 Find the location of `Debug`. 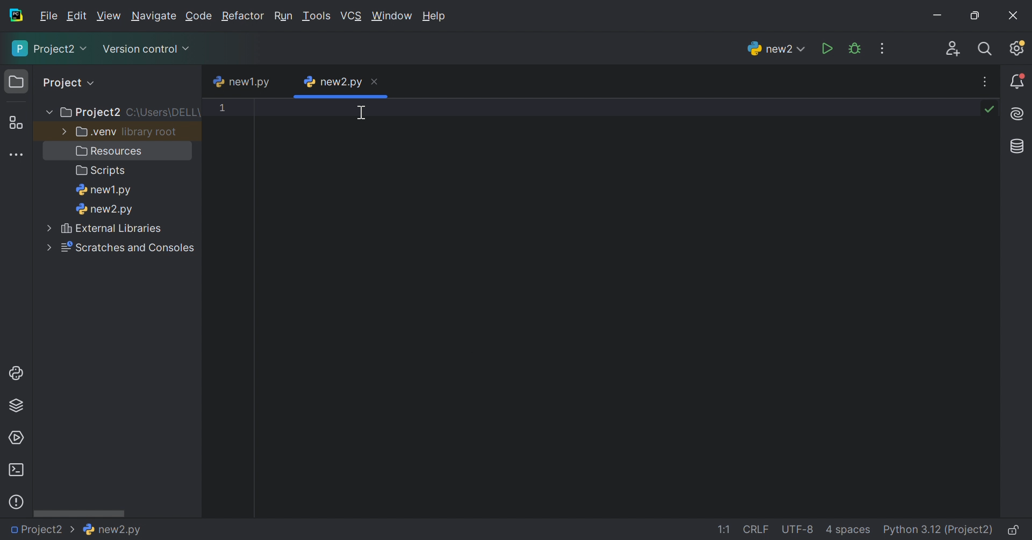

Debug is located at coordinates (854, 48).